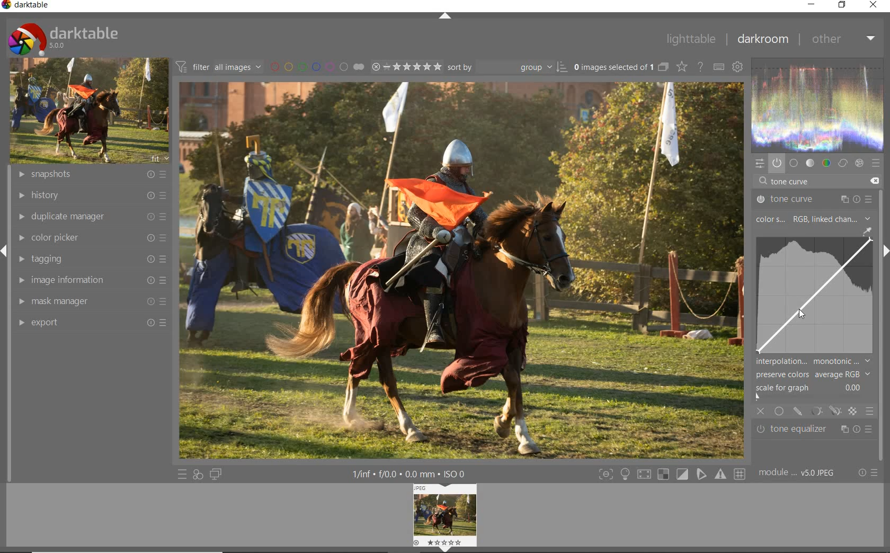  Describe the element at coordinates (90, 302) in the screenshot. I see `mask manager` at that location.